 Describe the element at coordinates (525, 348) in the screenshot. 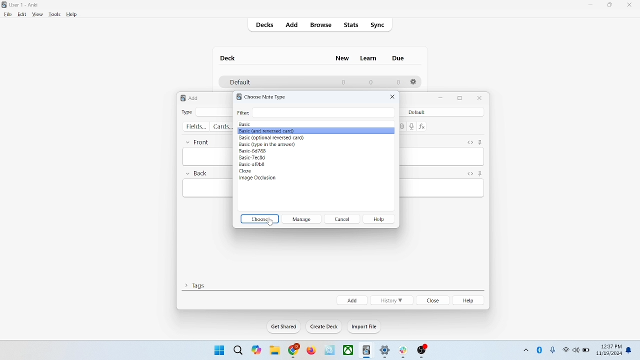

I see `show hidden icons` at that location.